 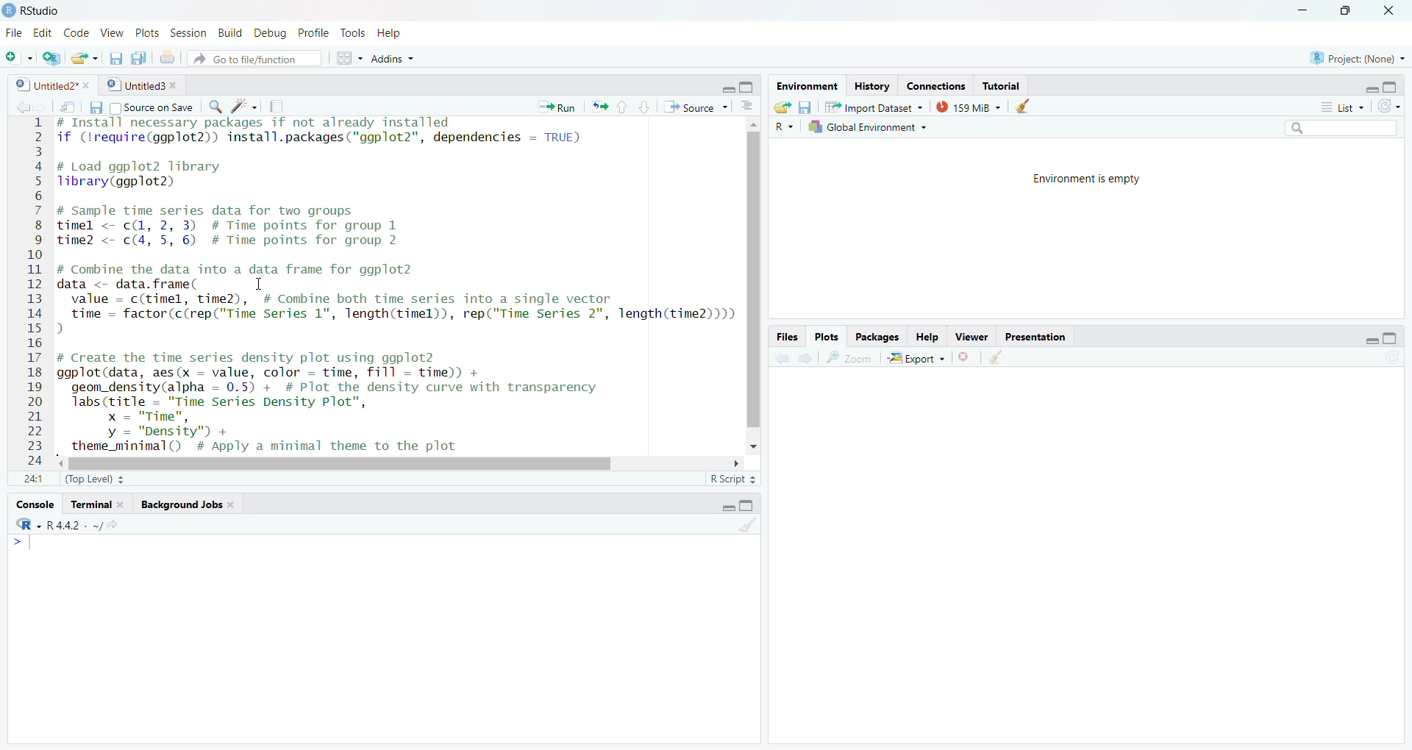 What do you see at coordinates (312, 32) in the screenshot?
I see `Profile` at bounding box center [312, 32].